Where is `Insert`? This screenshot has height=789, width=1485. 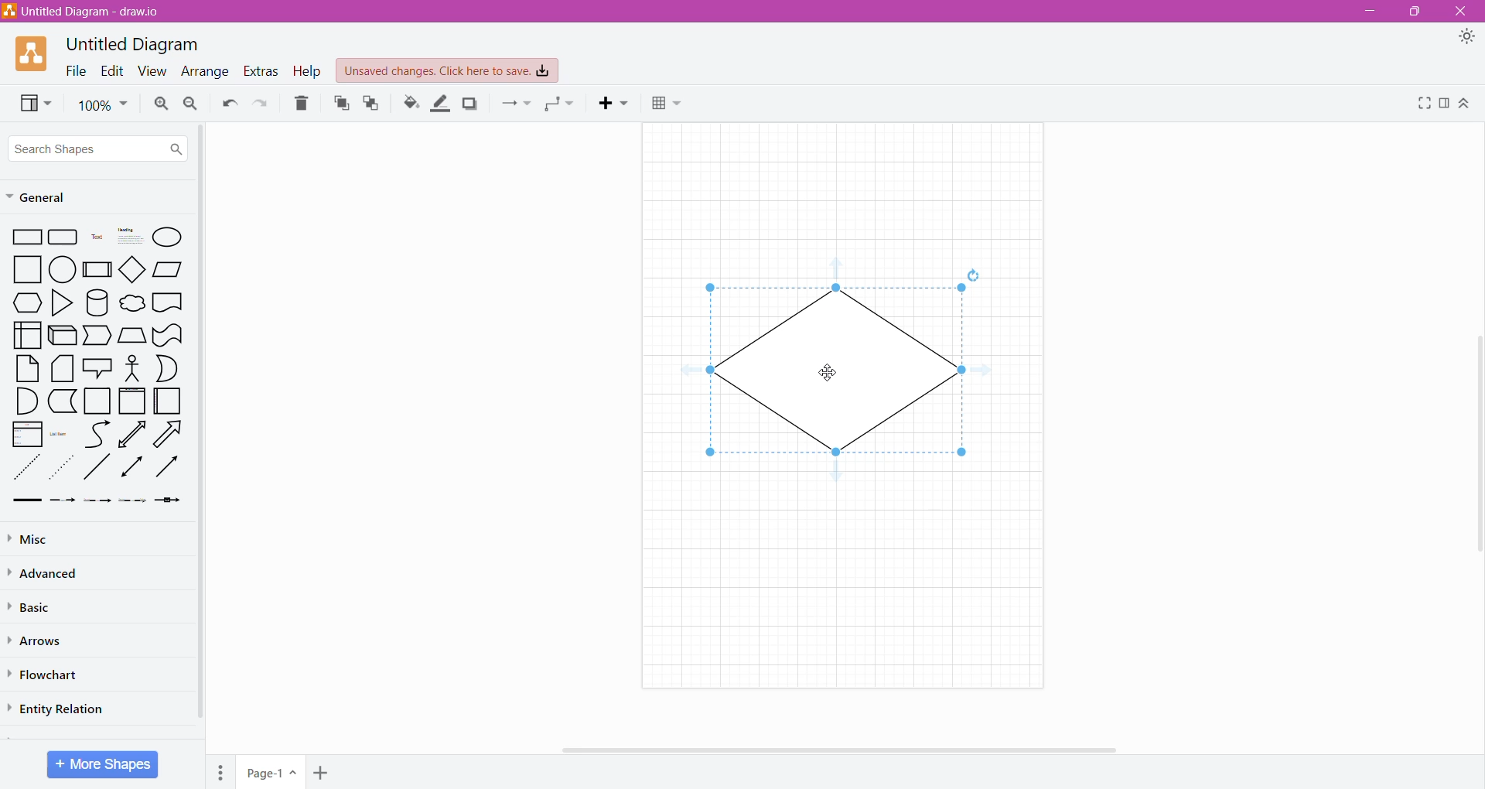 Insert is located at coordinates (612, 103).